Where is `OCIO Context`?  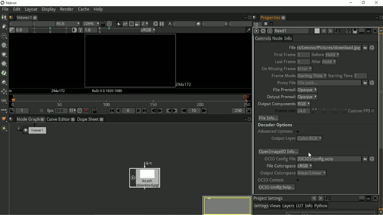
OCIO Context is located at coordinates (279, 180).